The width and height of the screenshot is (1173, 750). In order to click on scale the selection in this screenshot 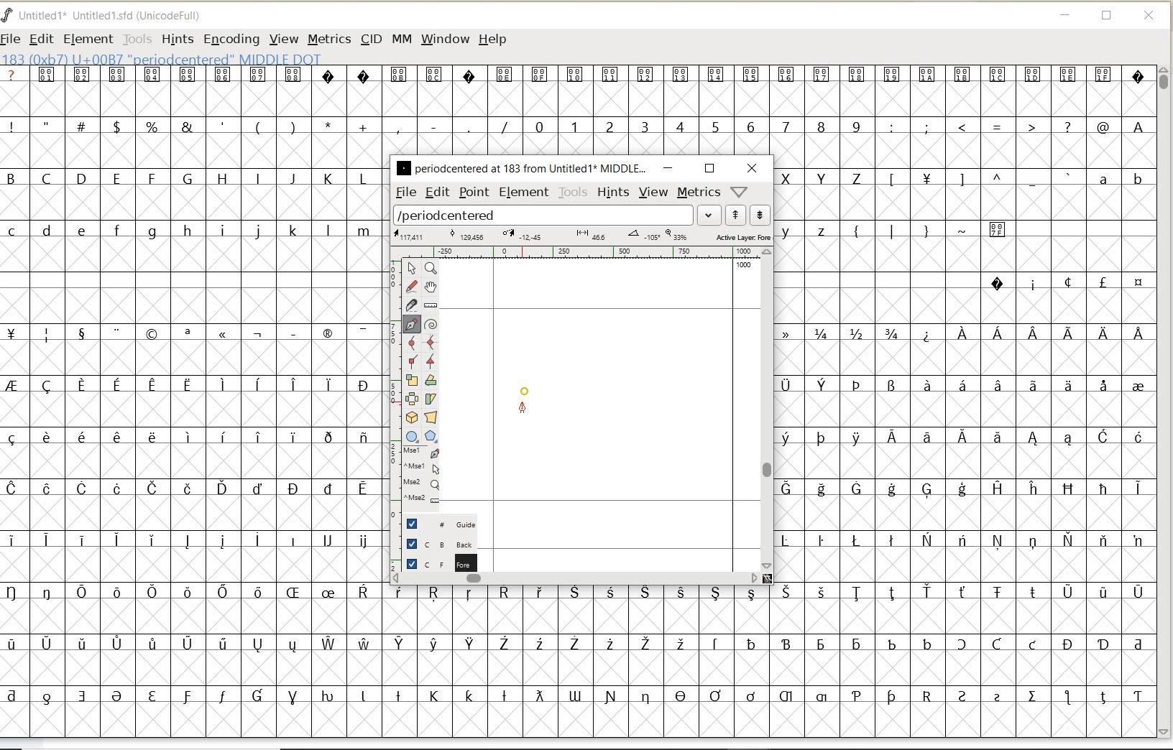, I will do `click(410, 381)`.